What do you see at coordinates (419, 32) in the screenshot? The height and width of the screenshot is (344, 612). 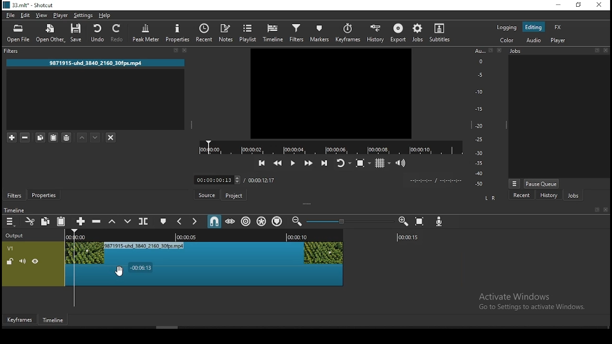 I see `jobs` at bounding box center [419, 32].